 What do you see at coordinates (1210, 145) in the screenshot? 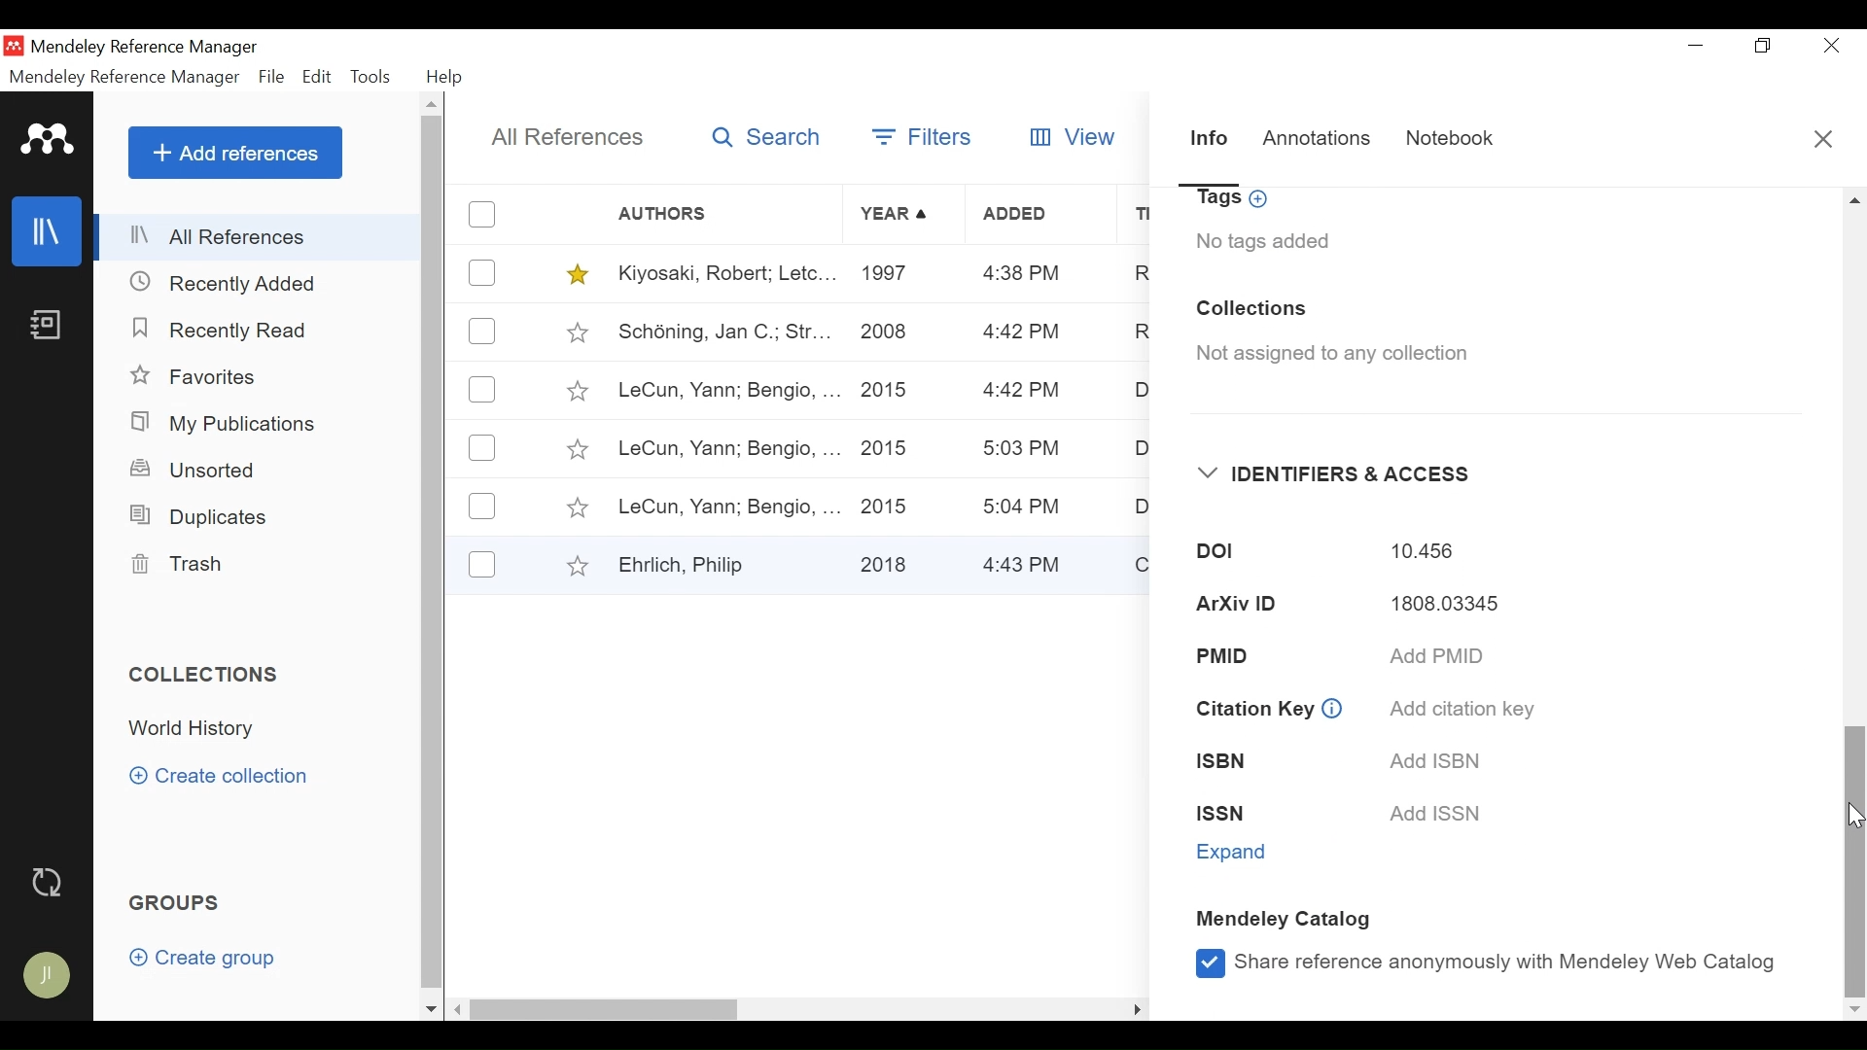
I see `Information` at bounding box center [1210, 145].